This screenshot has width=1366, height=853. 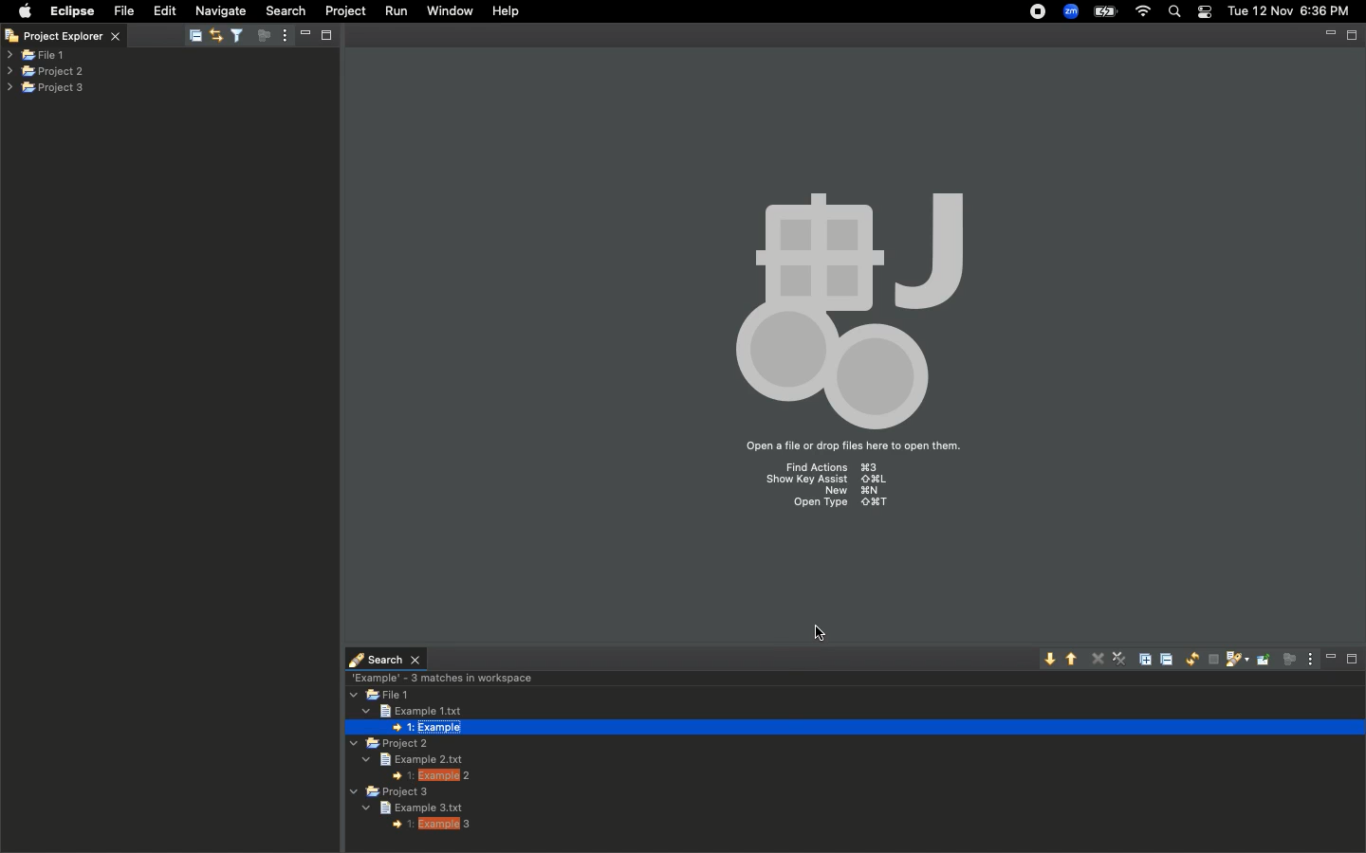 I want to click on minimize, so click(x=1330, y=36).